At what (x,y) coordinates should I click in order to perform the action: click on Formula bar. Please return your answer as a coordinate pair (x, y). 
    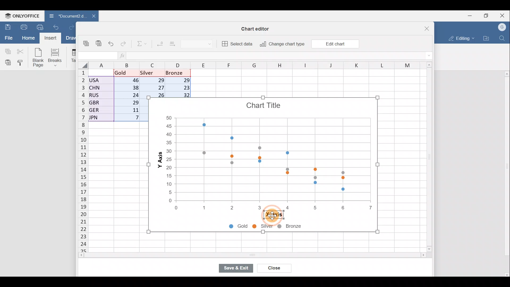
    Looking at the image, I should click on (277, 56).